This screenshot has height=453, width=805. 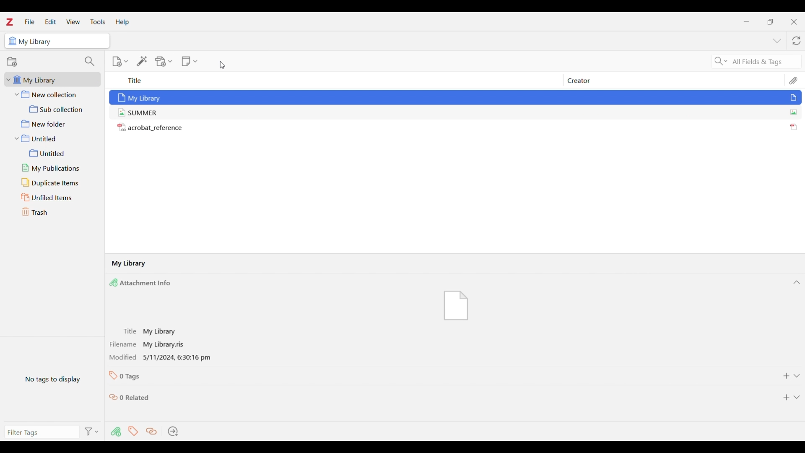 What do you see at coordinates (176, 432) in the screenshot?
I see `locate` at bounding box center [176, 432].